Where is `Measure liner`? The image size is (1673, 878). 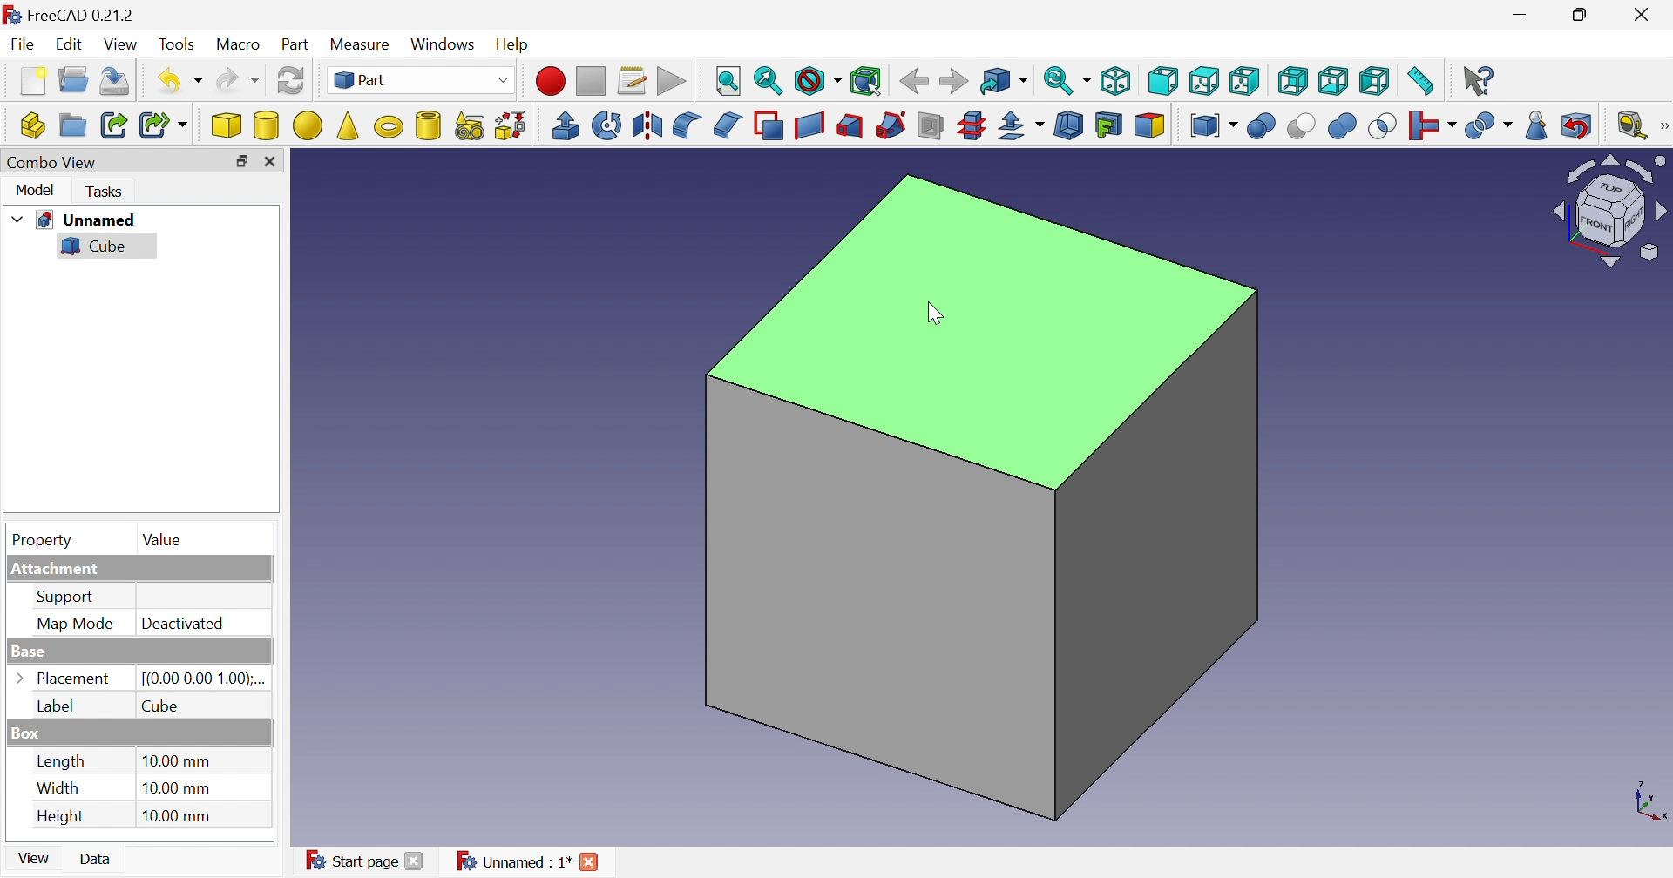 Measure liner is located at coordinates (1632, 126).